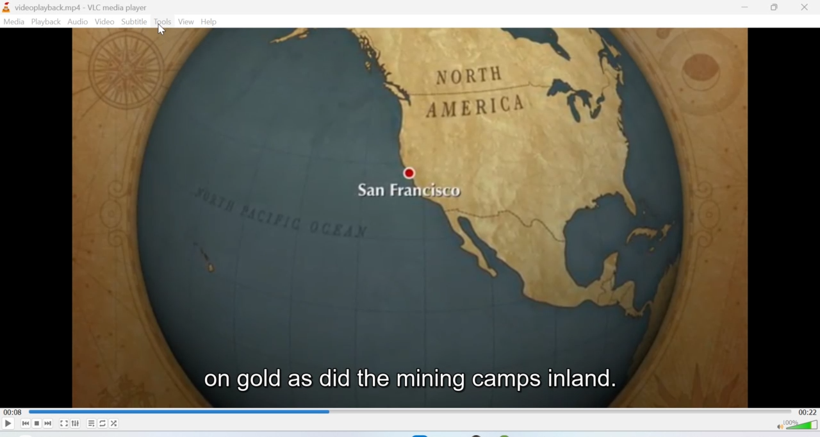 This screenshot has height=437, width=820. Describe the element at coordinates (163, 21) in the screenshot. I see `Tools` at that location.